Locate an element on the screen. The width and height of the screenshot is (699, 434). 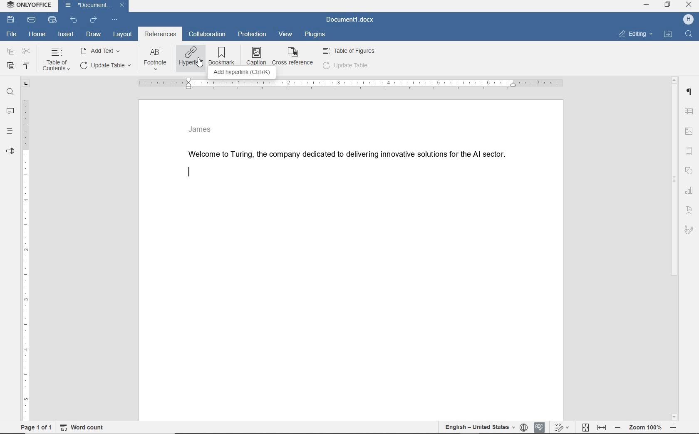
feedback & support is located at coordinates (9, 153).